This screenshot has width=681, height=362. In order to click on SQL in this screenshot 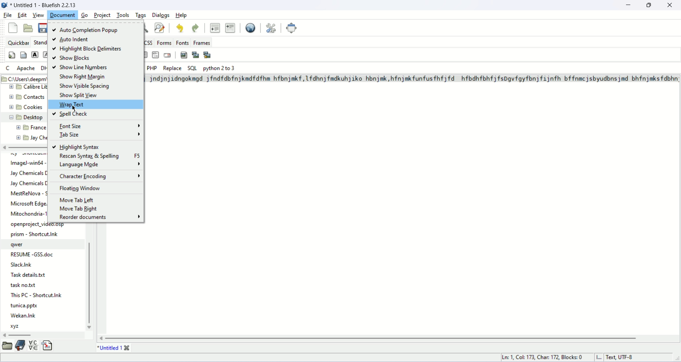, I will do `click(192, 68)`.